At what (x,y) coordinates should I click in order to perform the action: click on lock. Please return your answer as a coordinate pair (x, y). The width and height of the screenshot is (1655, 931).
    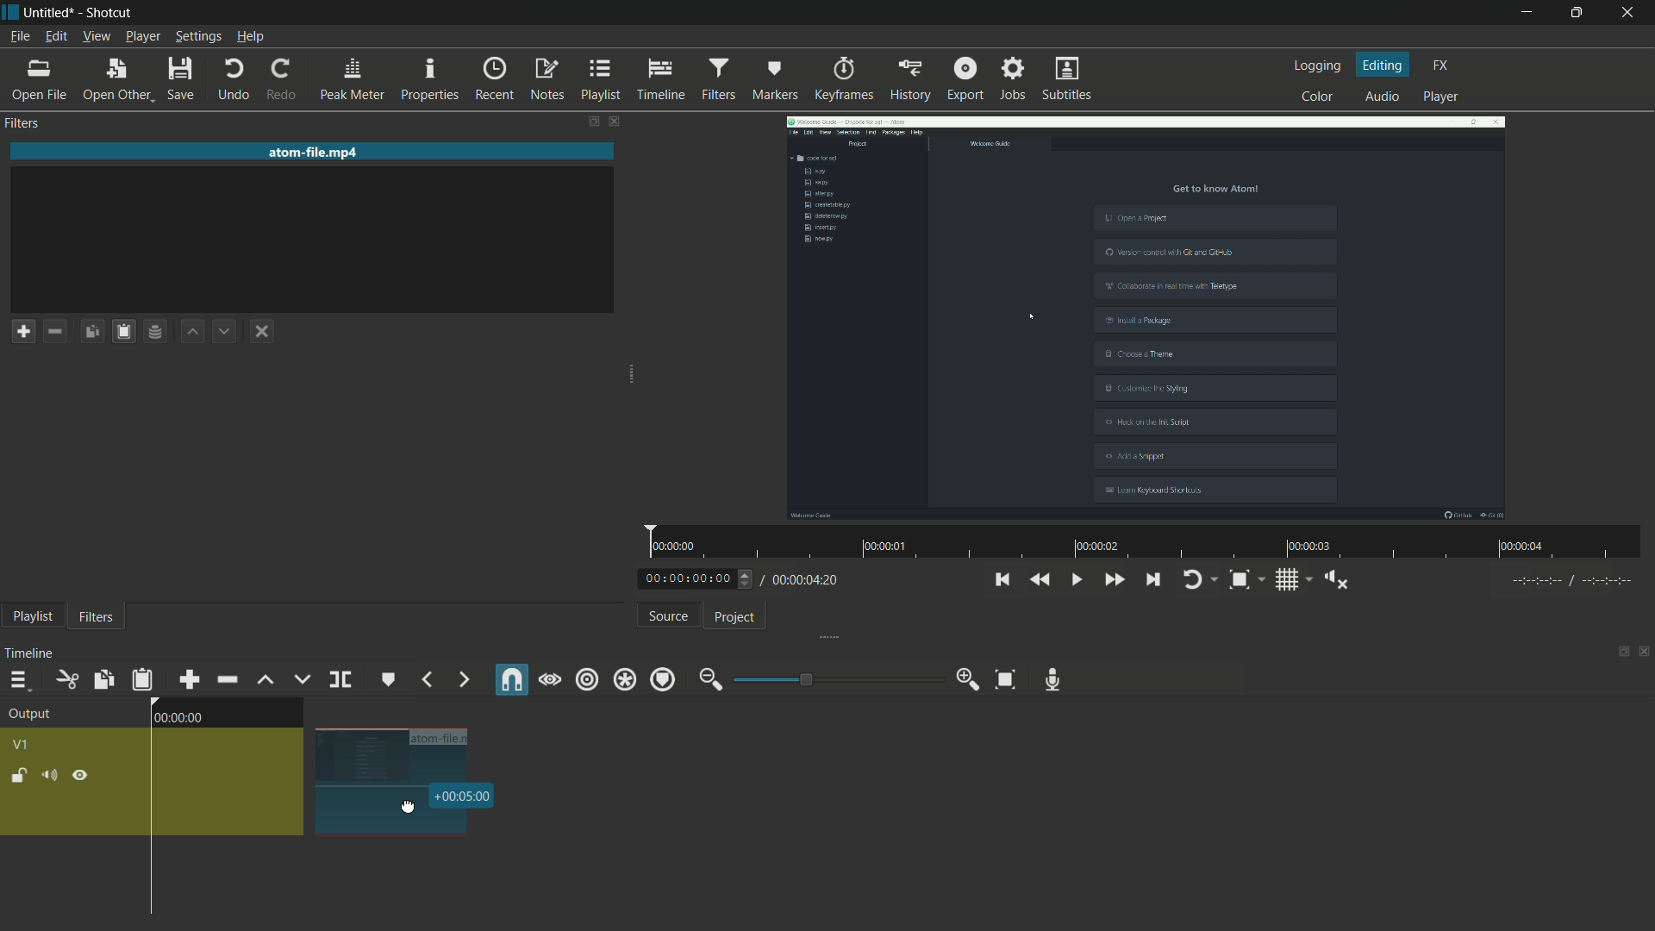
    Looking at the image, I should click on (17, 775).